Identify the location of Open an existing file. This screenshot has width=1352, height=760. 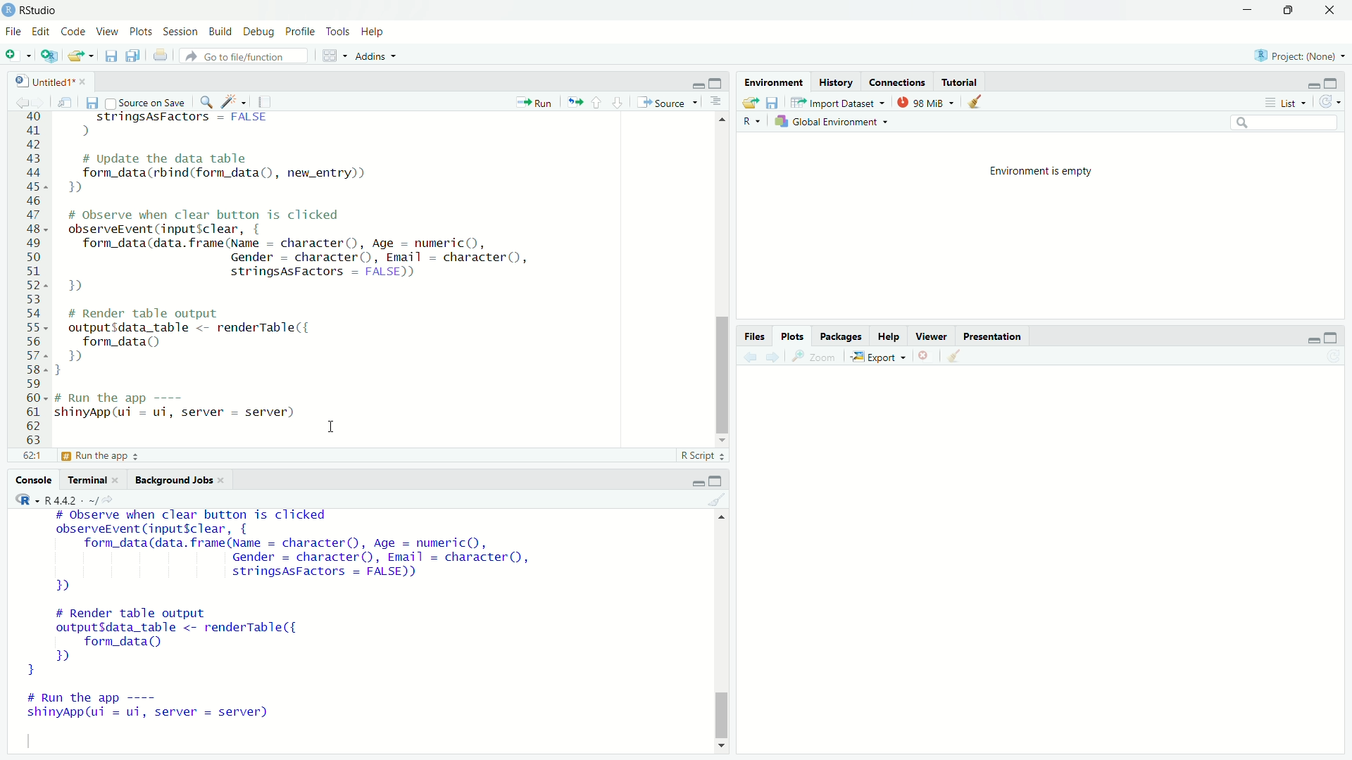
(82, 56).